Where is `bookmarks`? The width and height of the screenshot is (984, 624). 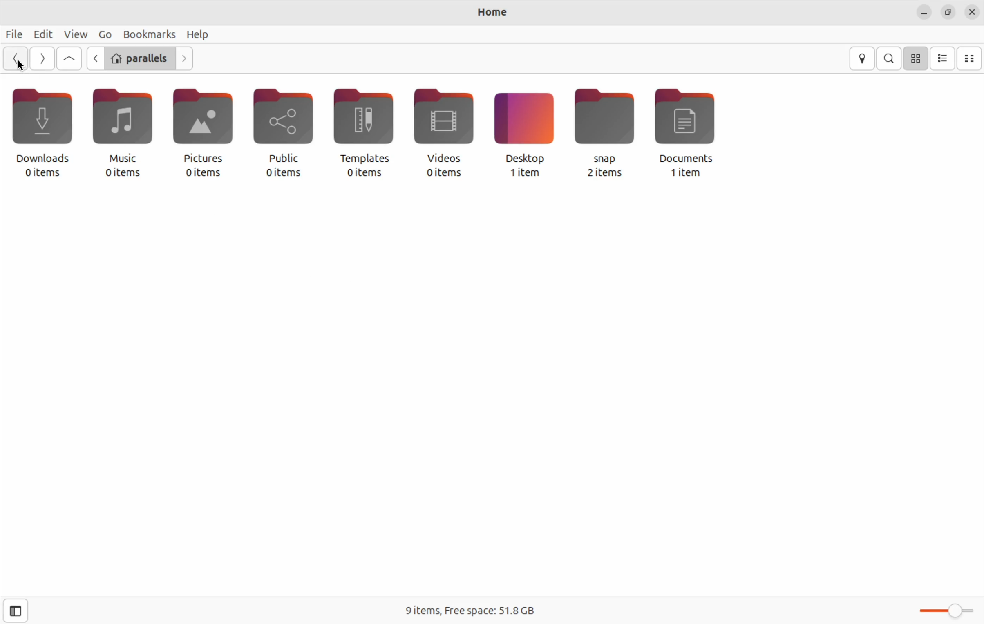 bookmarks is located at coordinates (148, 32).